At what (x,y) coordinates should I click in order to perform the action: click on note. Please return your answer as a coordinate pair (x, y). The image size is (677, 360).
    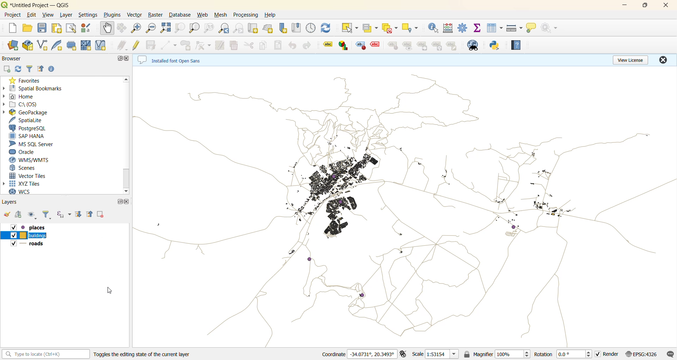
    Looking at the image, I should click on (452, 46).